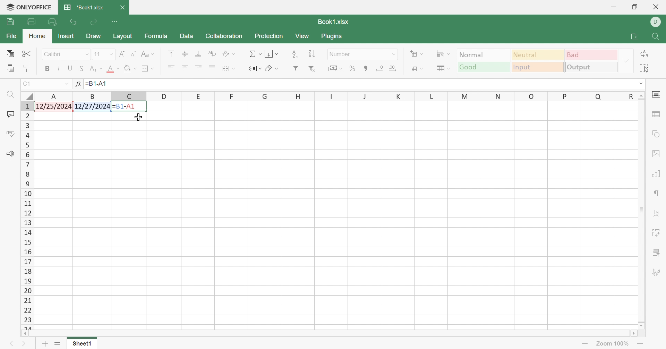 The width and height of the screenshot is (666, 349). What do you see at coordinates (268, 37) in the screenshot?
I see `Protection` at bounding box center [268, 37].